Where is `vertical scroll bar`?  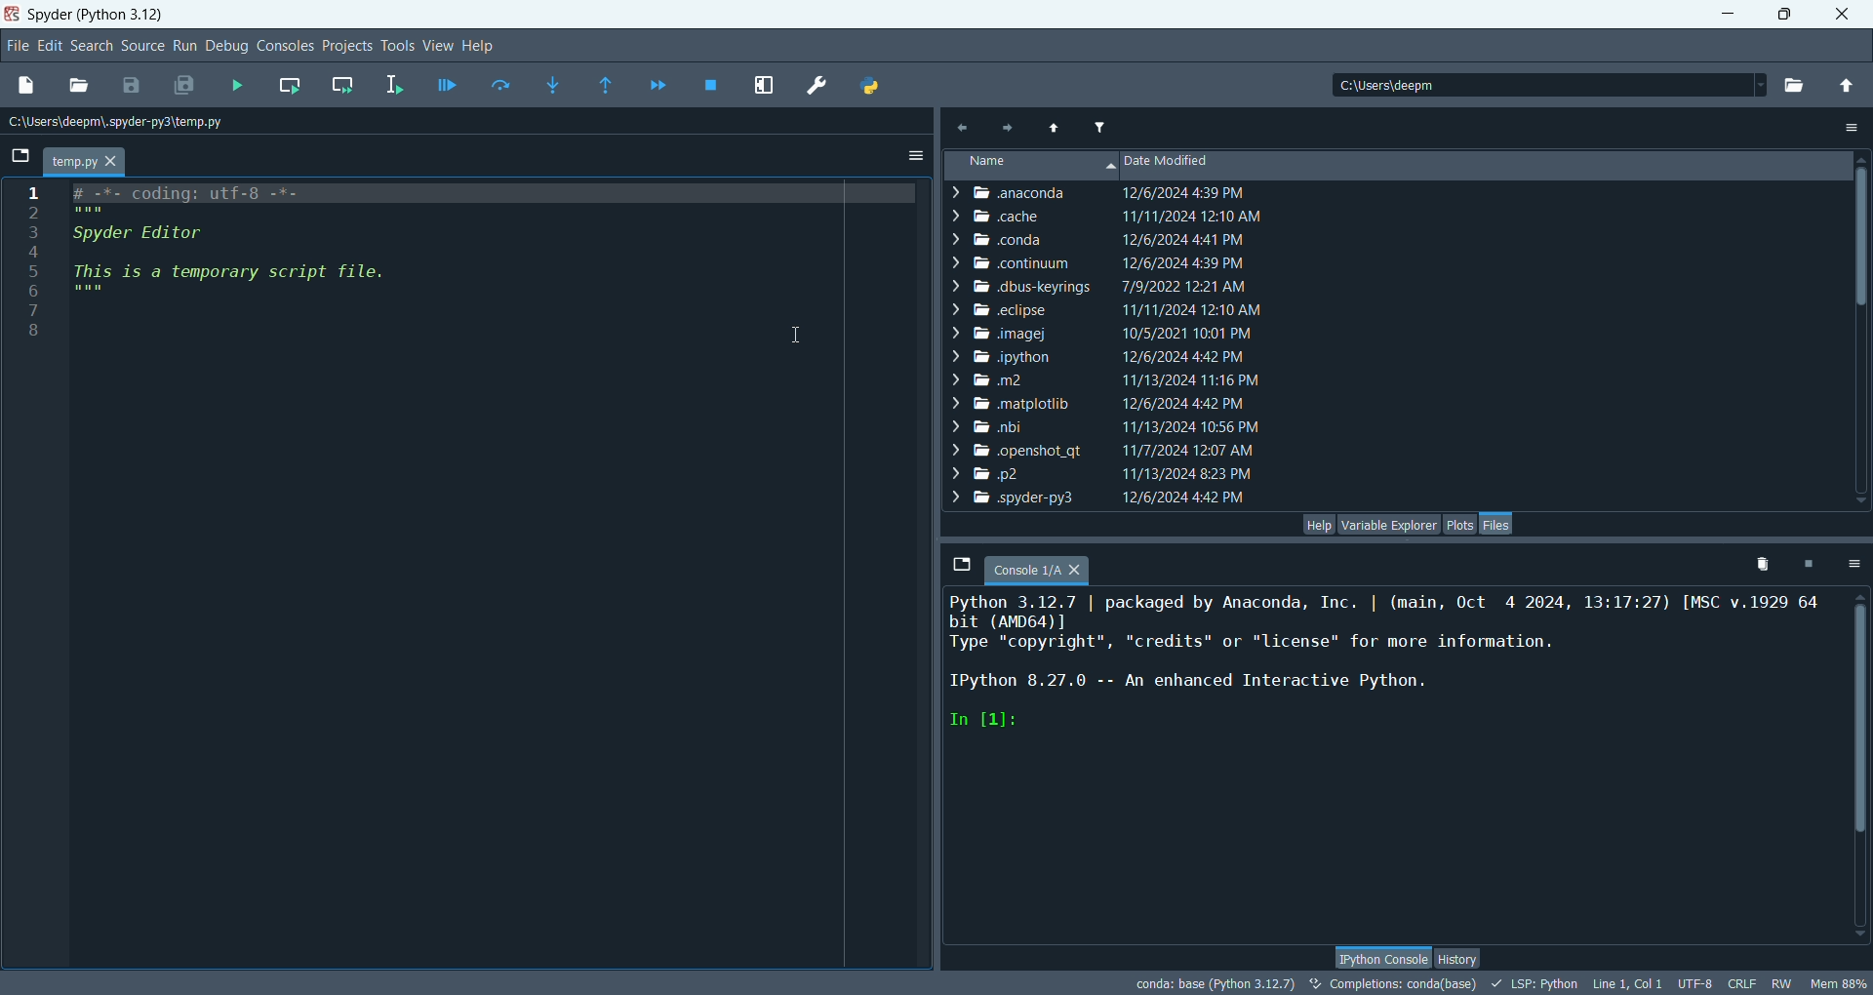 vertical scroll bar is located at coordinates (1861, 329).